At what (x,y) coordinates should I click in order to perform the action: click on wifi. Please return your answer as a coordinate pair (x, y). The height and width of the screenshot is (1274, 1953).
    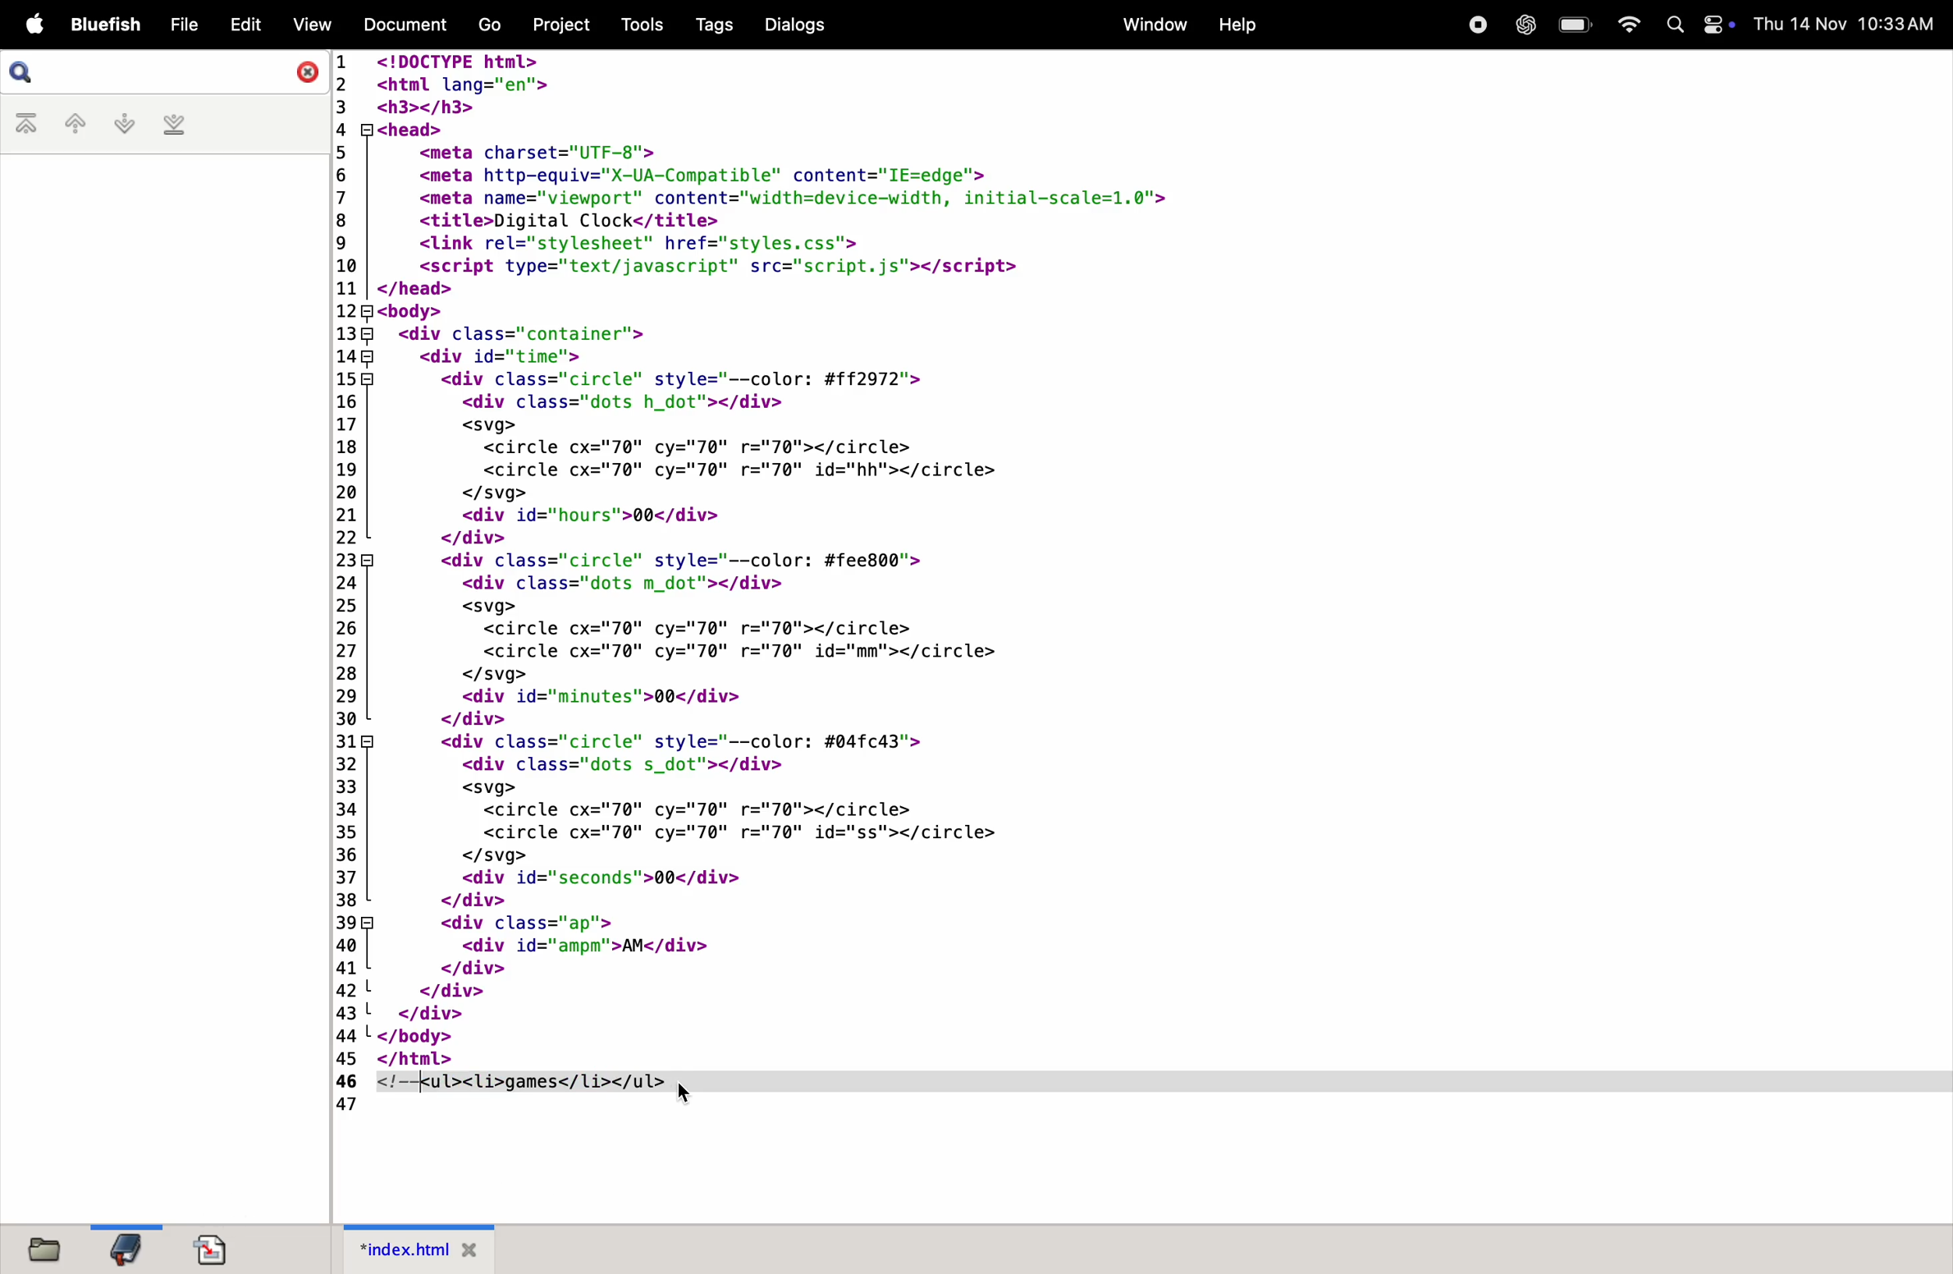
    Looking at the image, I should click on (1626, 23).